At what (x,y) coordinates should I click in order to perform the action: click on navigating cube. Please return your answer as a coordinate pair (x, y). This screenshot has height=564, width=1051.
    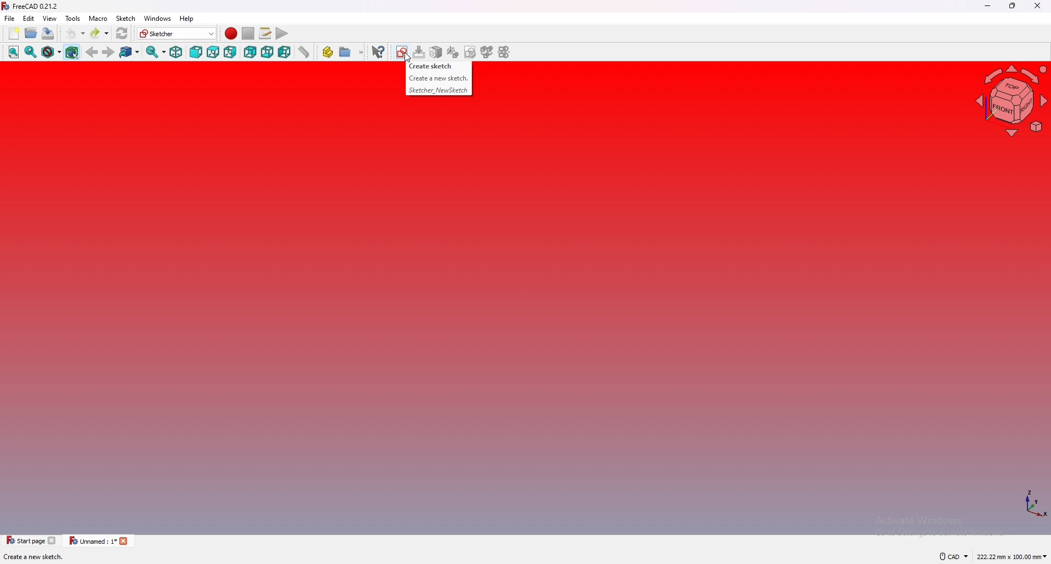
    Looking at the image, I should click on (1013, 100).